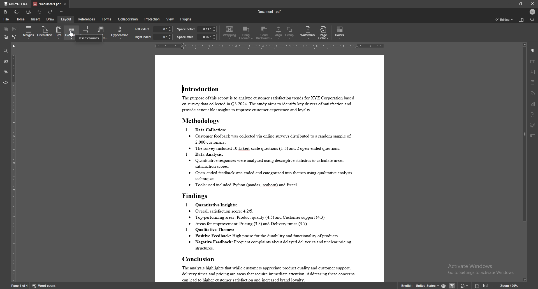 The width and height of the screenshot is (538, 289). What do you see at coordinates (264, 33) in the screenshot?
I see `send backward` at bounding box center [264, 33].